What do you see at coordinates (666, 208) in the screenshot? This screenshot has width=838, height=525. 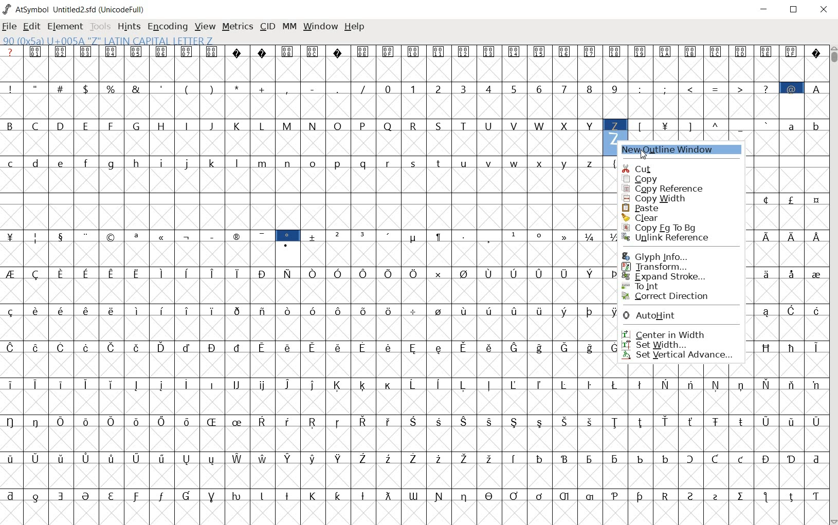 I see `paste` at bounding box center [666, 208].